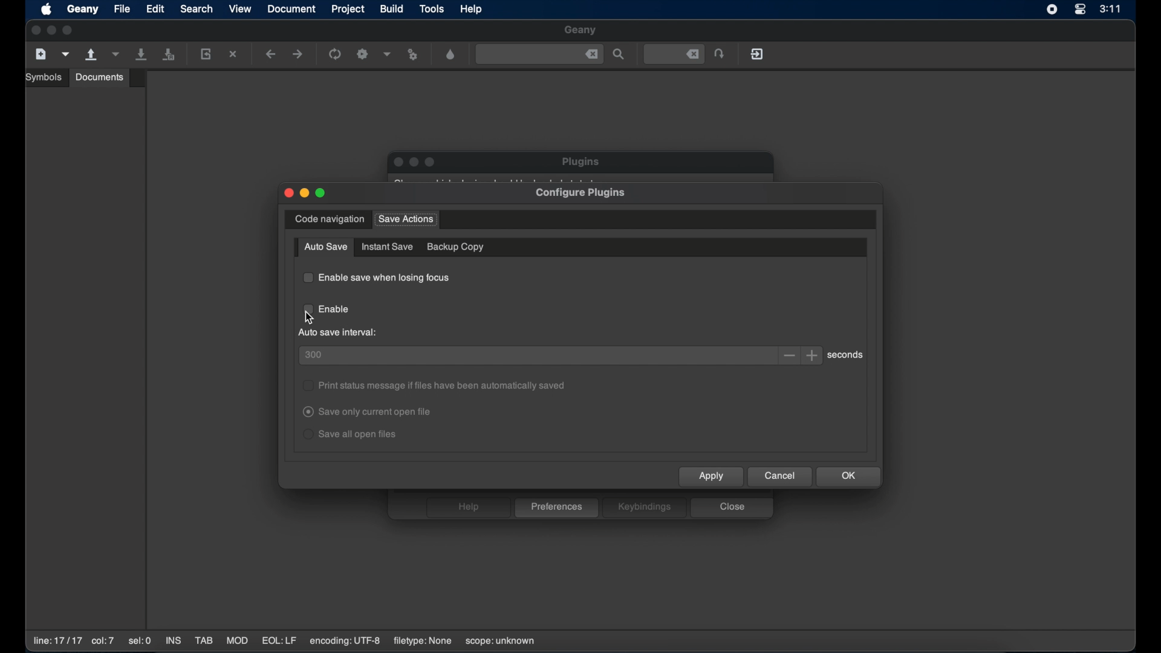  What do you see at coordinates (645, 507) in the screenshot?
I see `keybindings` at bounding box center [645, 507].